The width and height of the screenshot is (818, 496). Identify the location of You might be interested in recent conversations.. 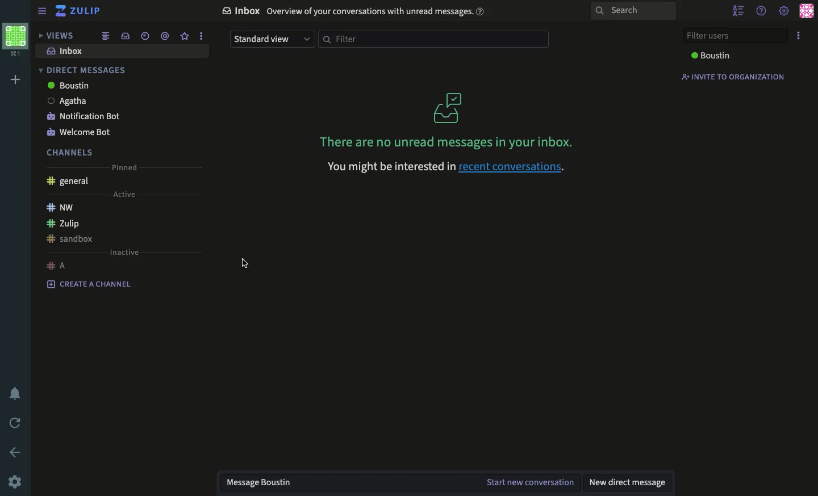
(448, 168).